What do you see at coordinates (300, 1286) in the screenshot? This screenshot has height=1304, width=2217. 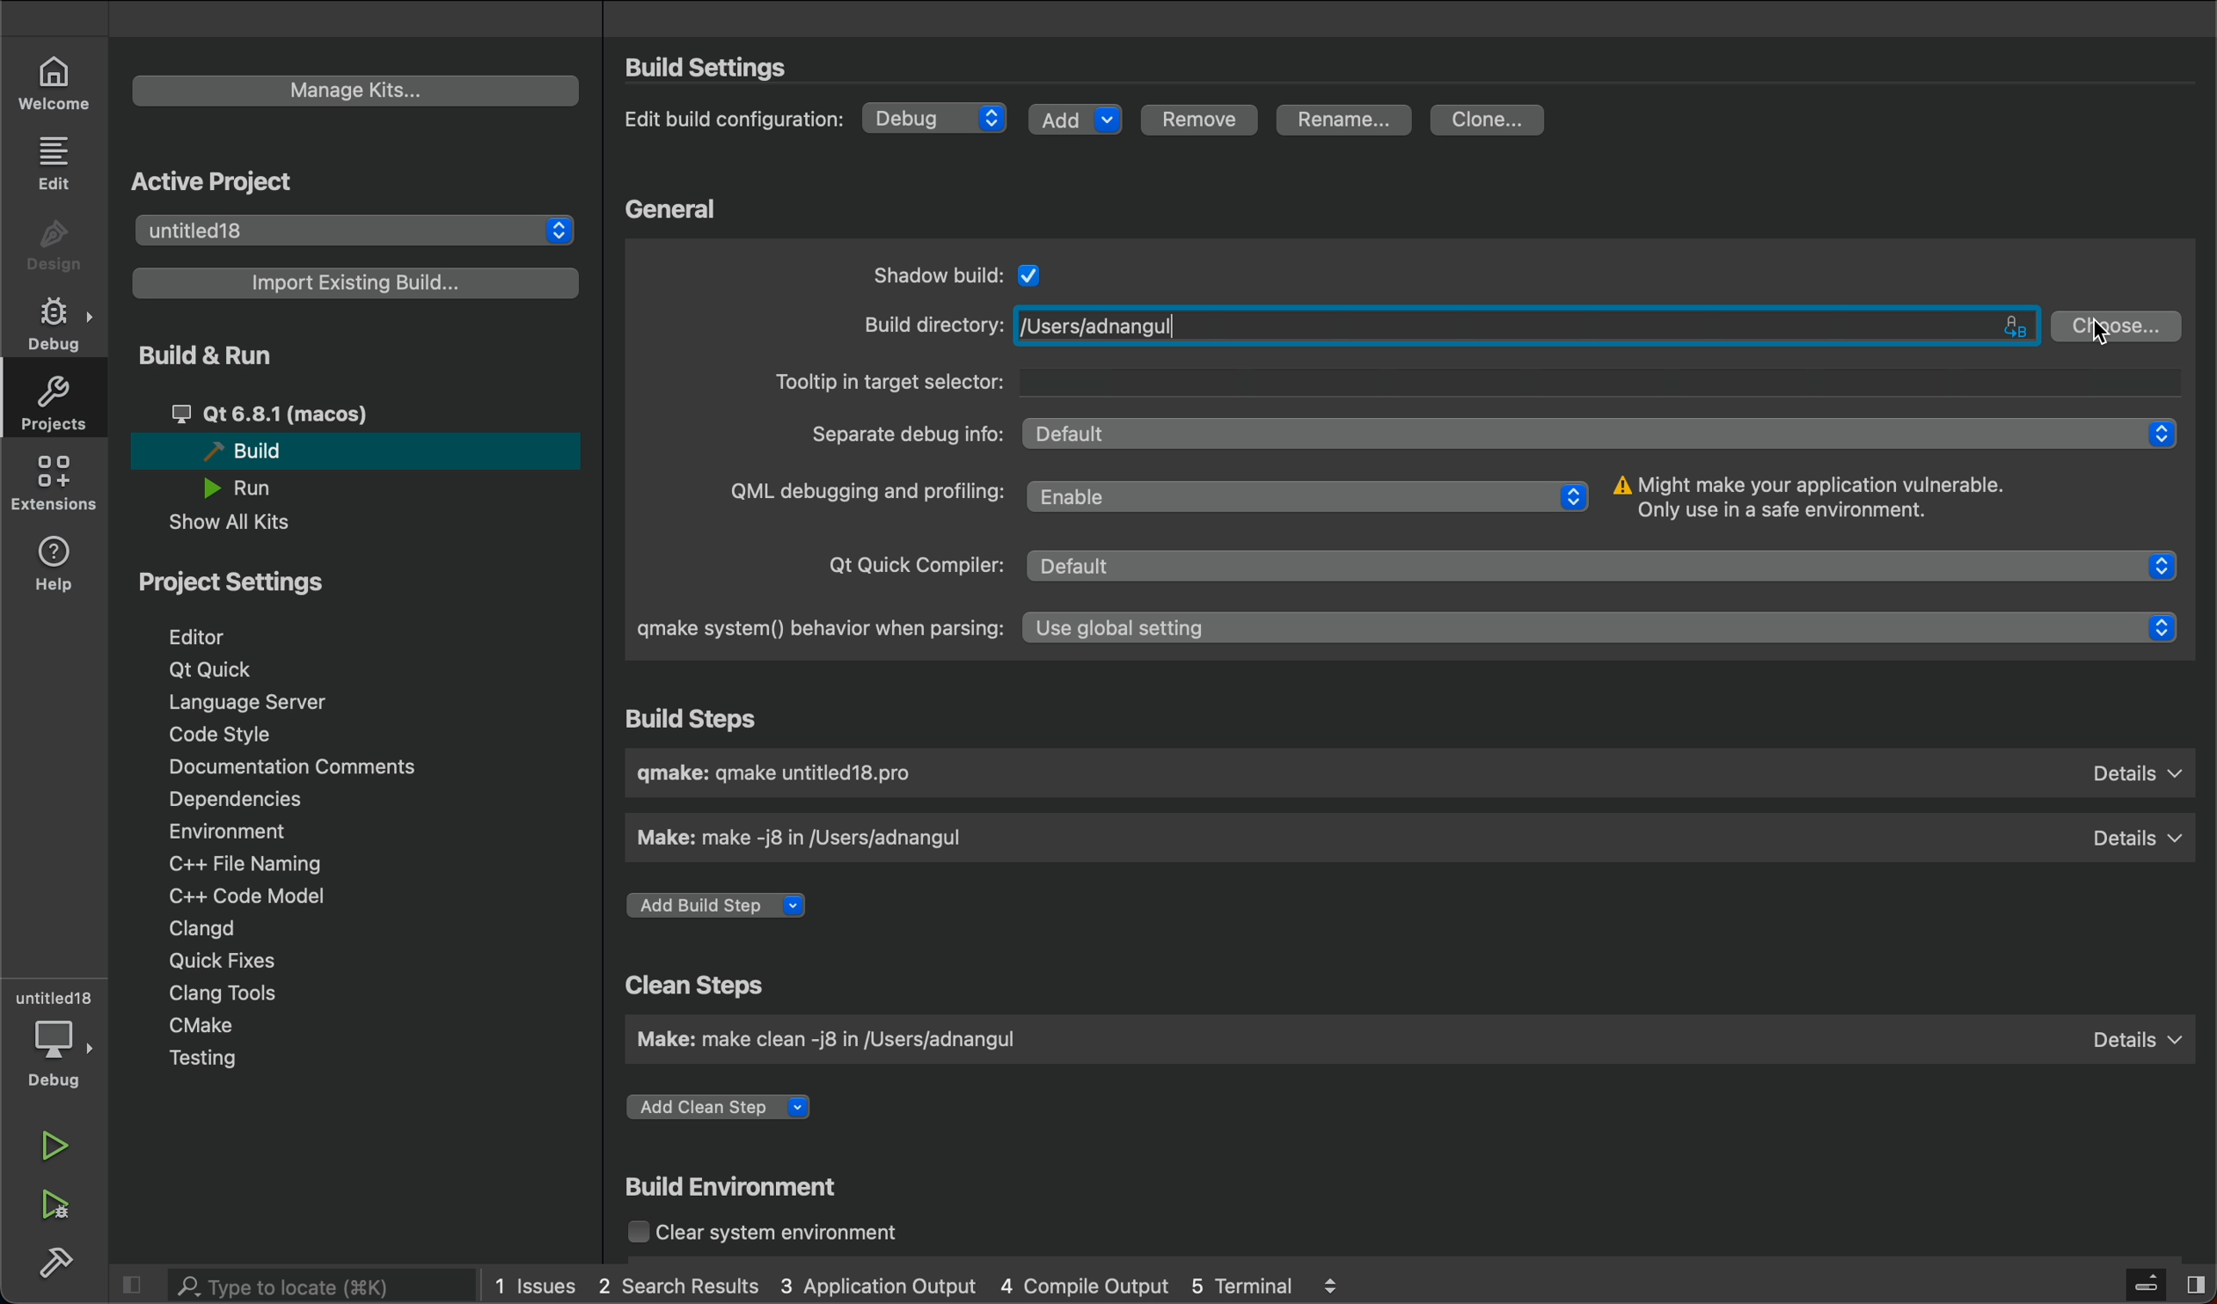 I see `search bar` at bounding box center [300, 1286].